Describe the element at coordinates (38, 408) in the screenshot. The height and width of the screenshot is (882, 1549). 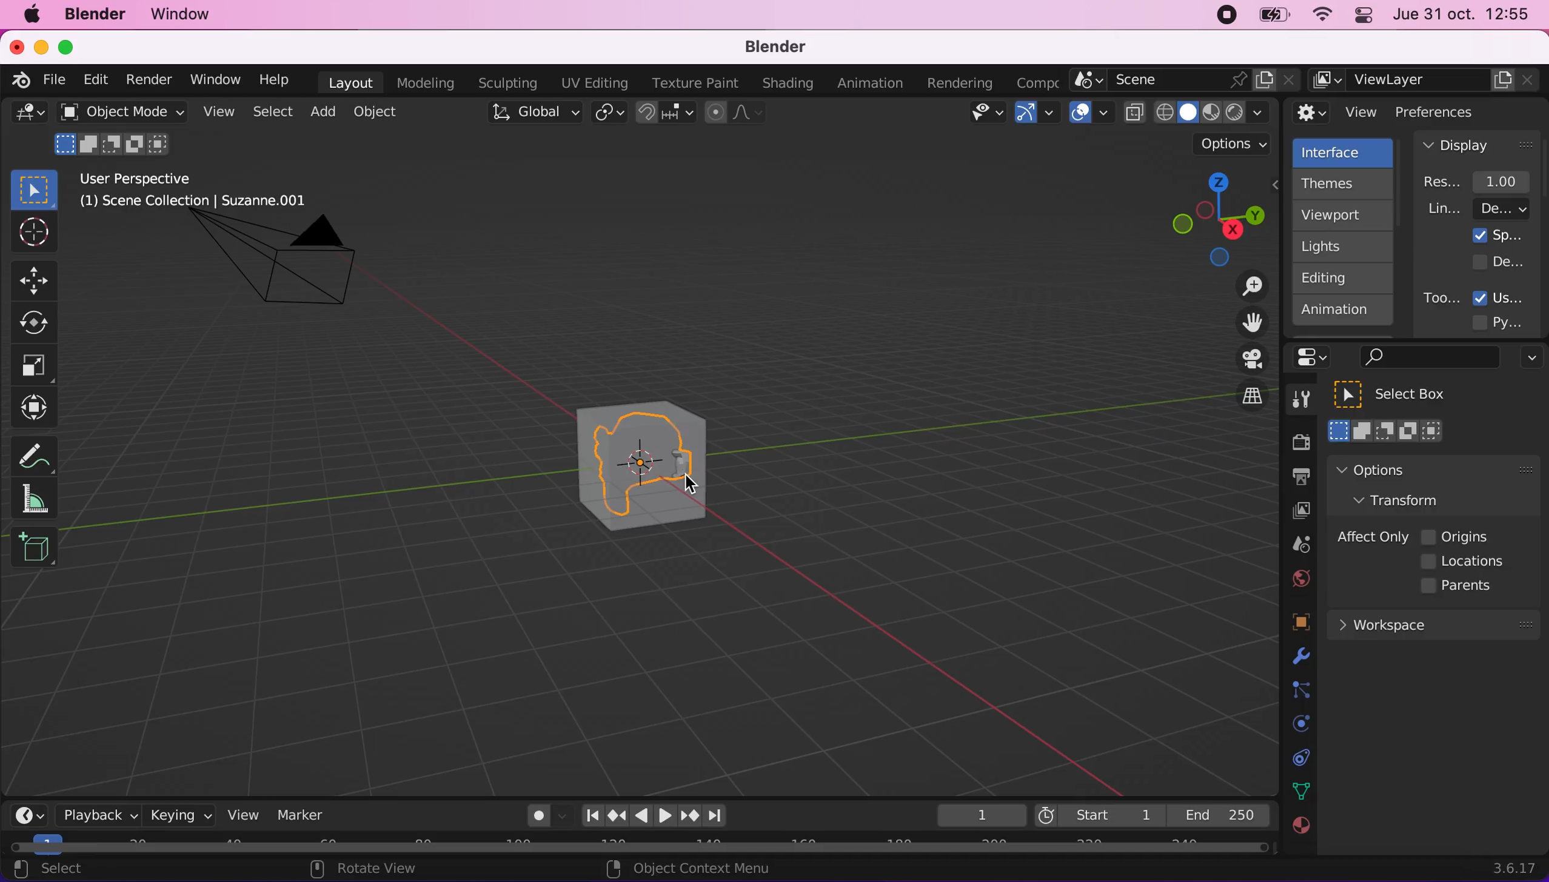
I see `transform` at that location.